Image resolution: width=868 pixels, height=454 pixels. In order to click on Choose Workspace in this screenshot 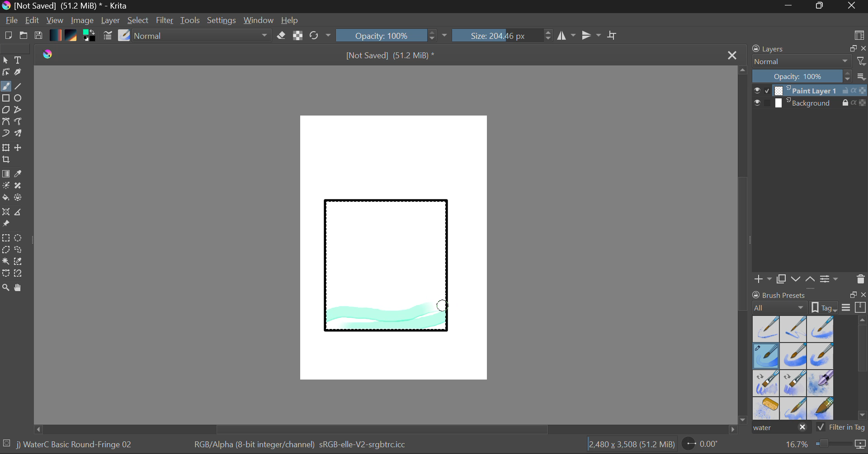, I will do `click(859, 34)`.